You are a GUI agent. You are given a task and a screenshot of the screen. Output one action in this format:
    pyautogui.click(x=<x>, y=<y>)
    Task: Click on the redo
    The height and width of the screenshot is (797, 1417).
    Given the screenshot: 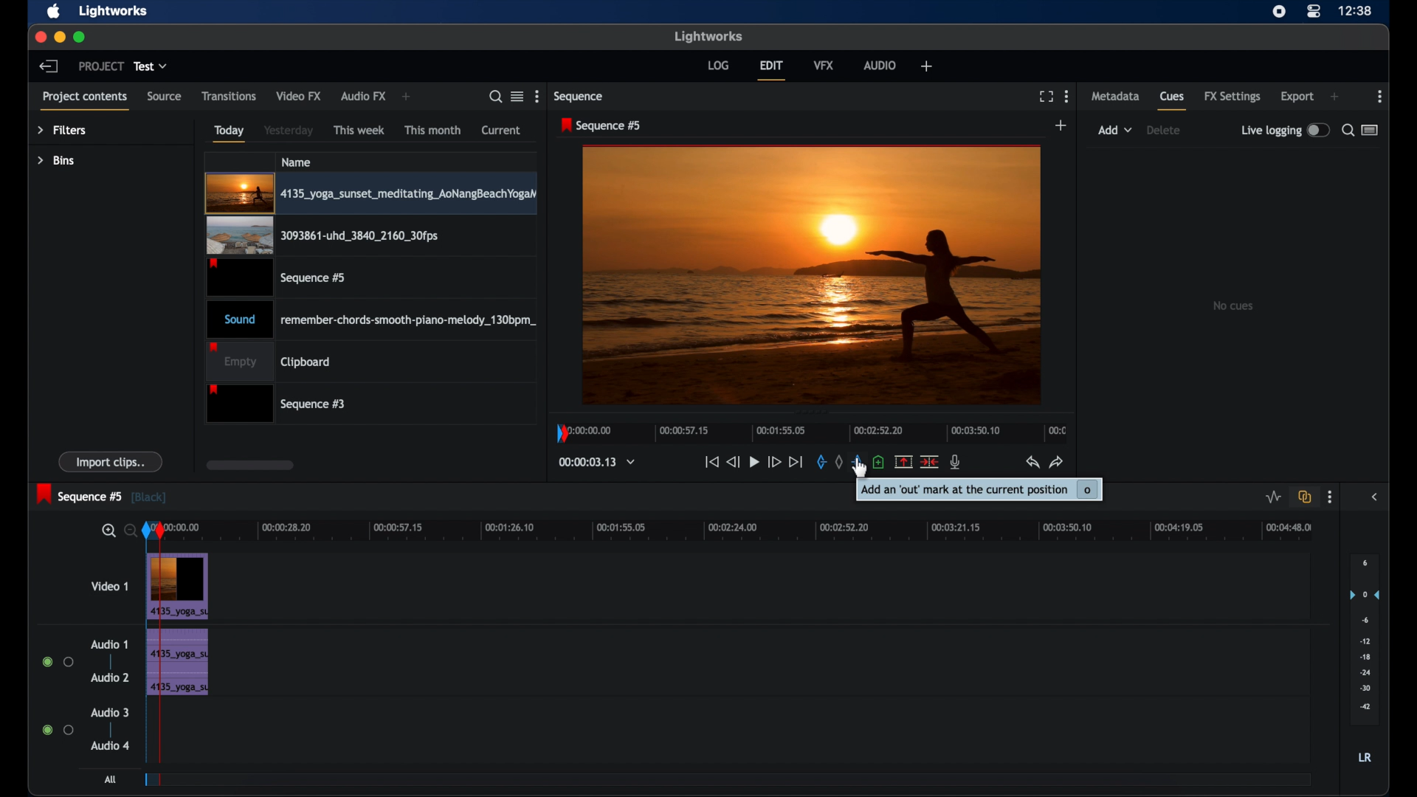 What is the action you would take?
    pyautogui.click(x=1057, y=462)
    